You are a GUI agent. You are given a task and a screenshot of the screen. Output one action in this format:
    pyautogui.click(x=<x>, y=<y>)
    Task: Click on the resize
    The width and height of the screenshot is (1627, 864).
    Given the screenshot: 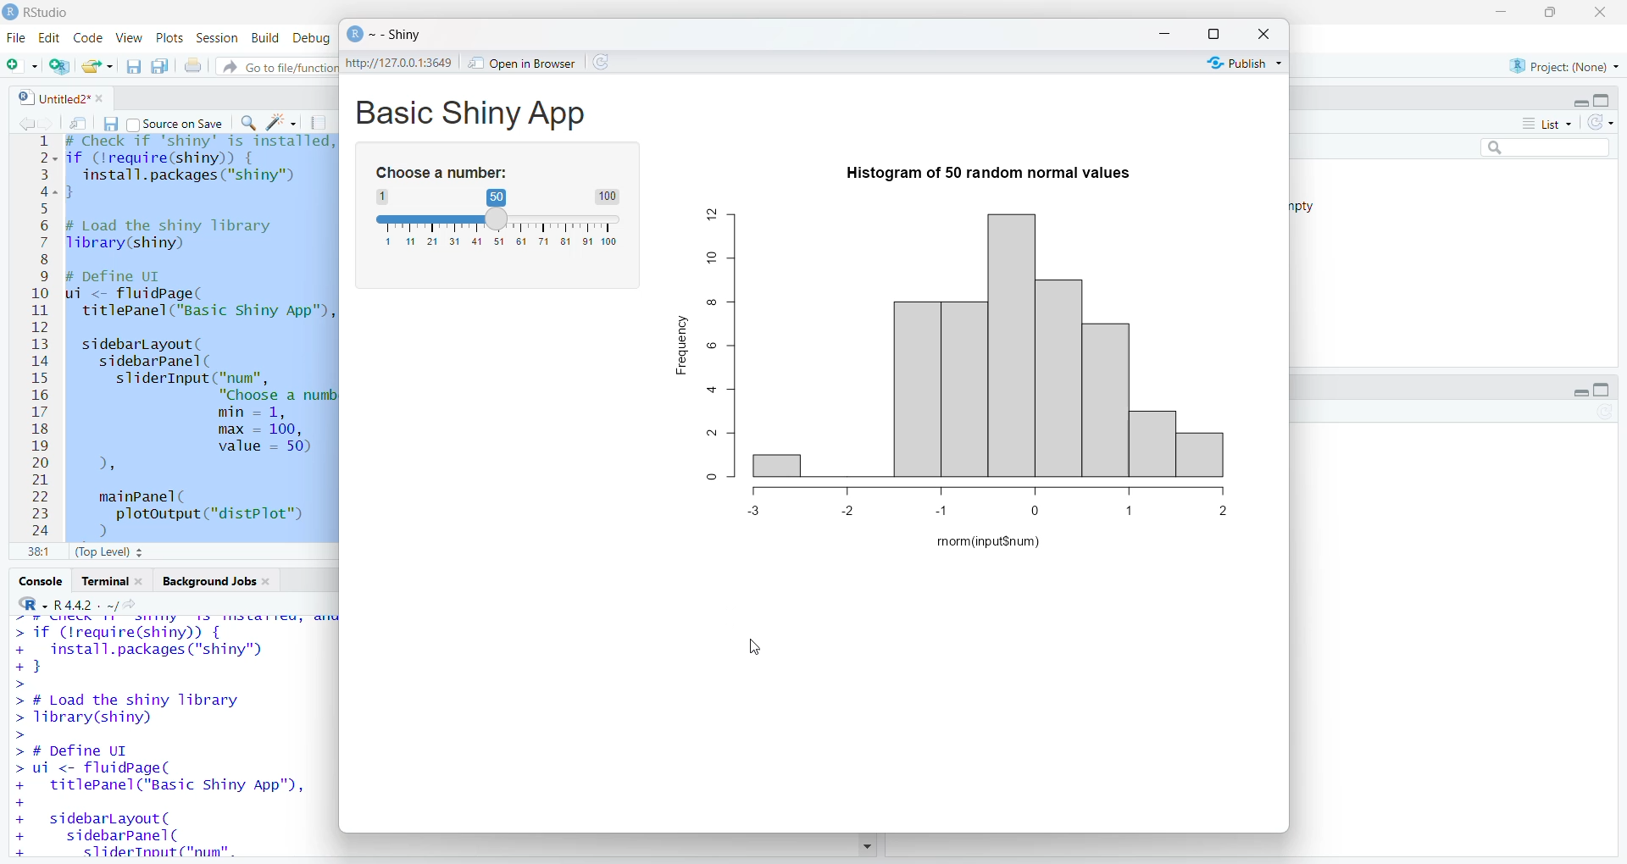 What is the action you would take?
    pyautogui.click(x=1547, y=12)
    